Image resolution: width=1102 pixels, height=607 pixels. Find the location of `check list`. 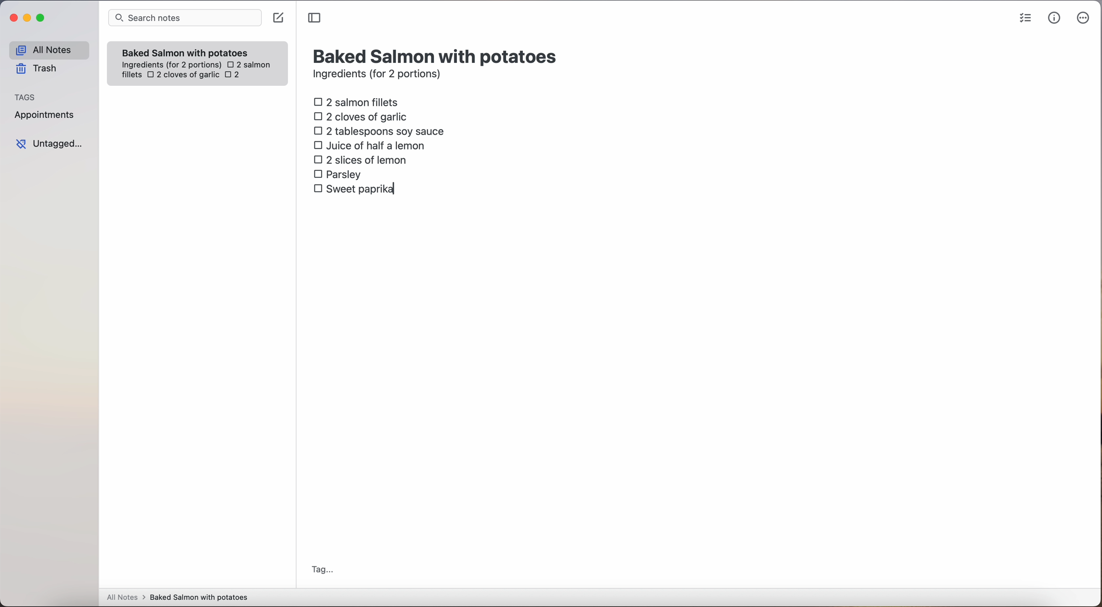

check list is located at coordinates (1025, 18).